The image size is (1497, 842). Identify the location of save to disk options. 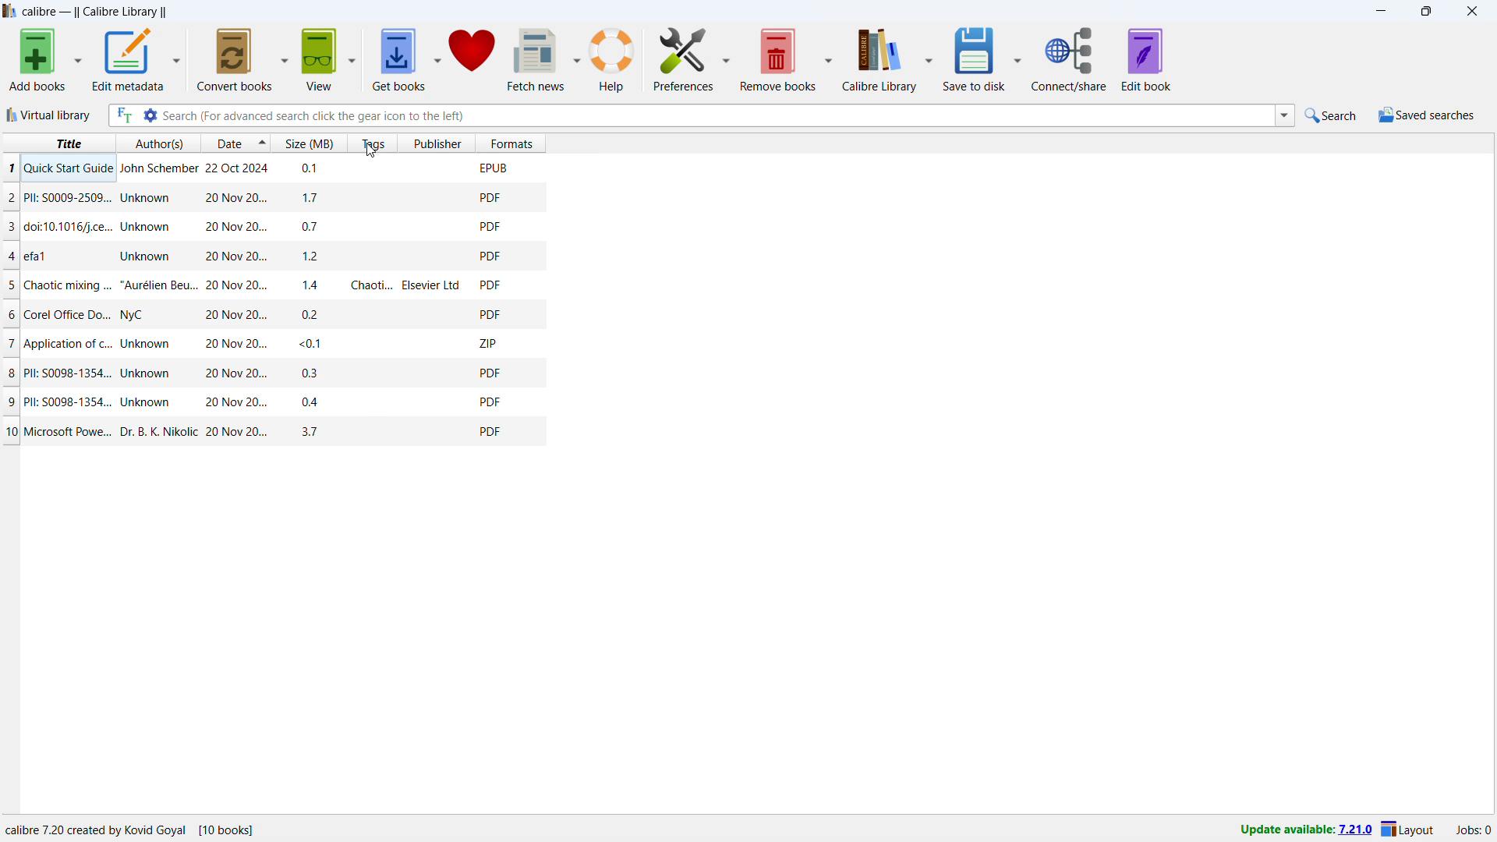
(1017, 60).